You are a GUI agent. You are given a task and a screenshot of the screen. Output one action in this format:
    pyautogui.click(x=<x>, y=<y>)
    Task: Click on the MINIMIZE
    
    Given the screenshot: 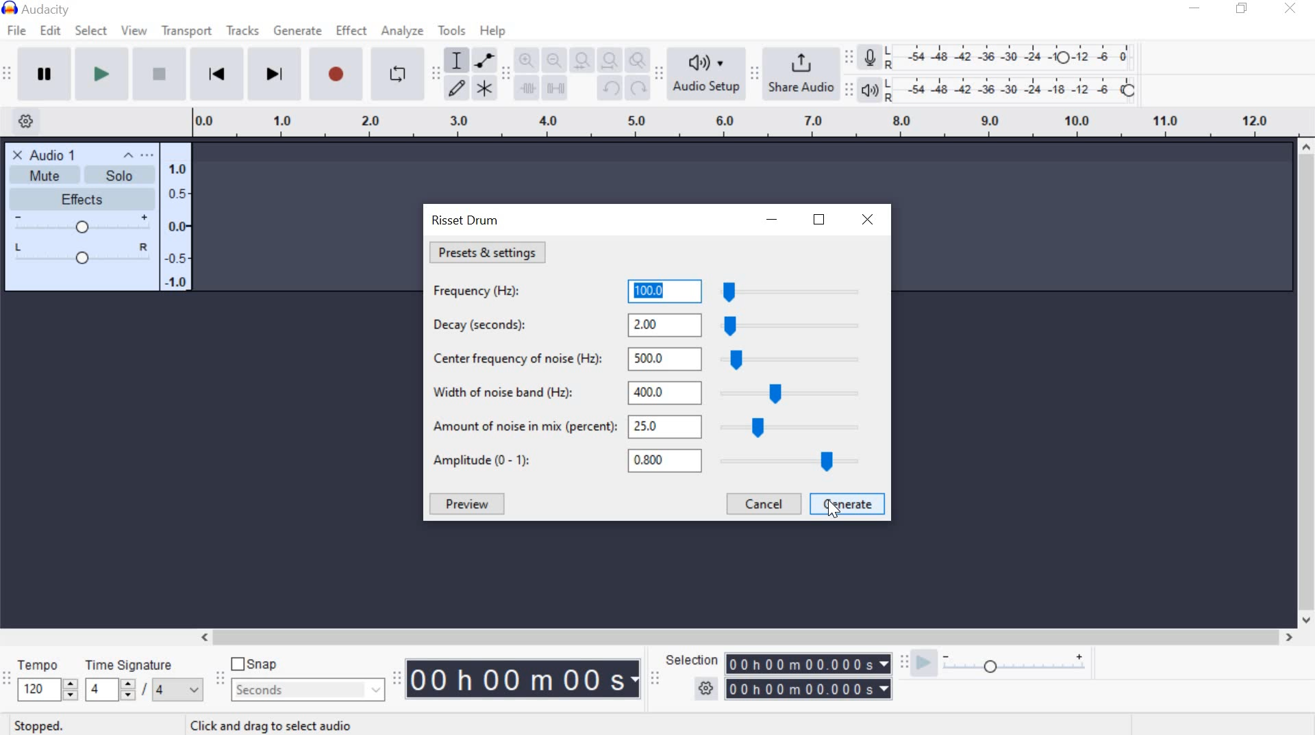 What is the action you would take?
    pyautogui.click(x=773, y=220)
    